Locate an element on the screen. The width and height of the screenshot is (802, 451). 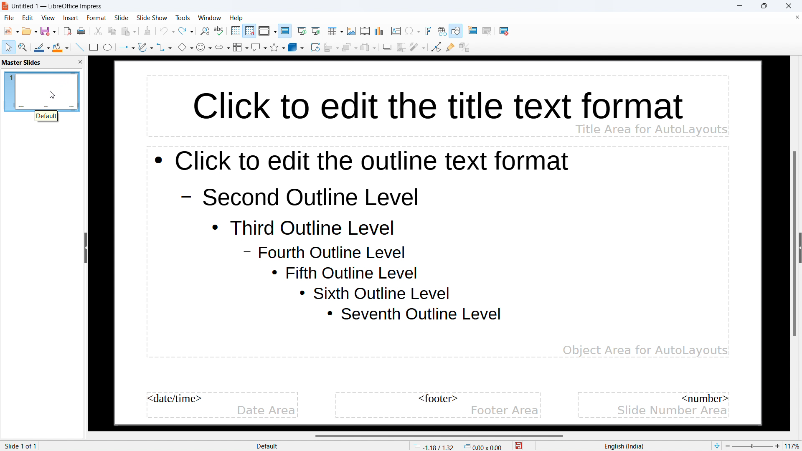
find and replace is located at coordinates (205, 31).